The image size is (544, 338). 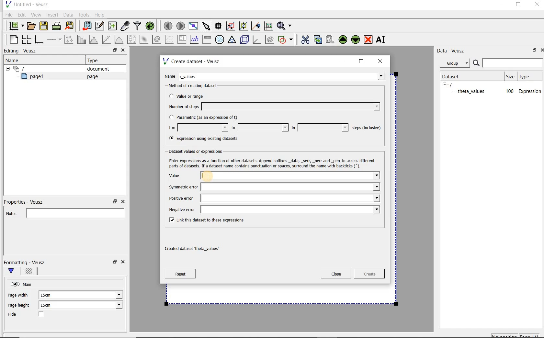 What do you see at coordinates (361, 62) in the screenshot?
I see `maximize` at bounding box center [361, 62].